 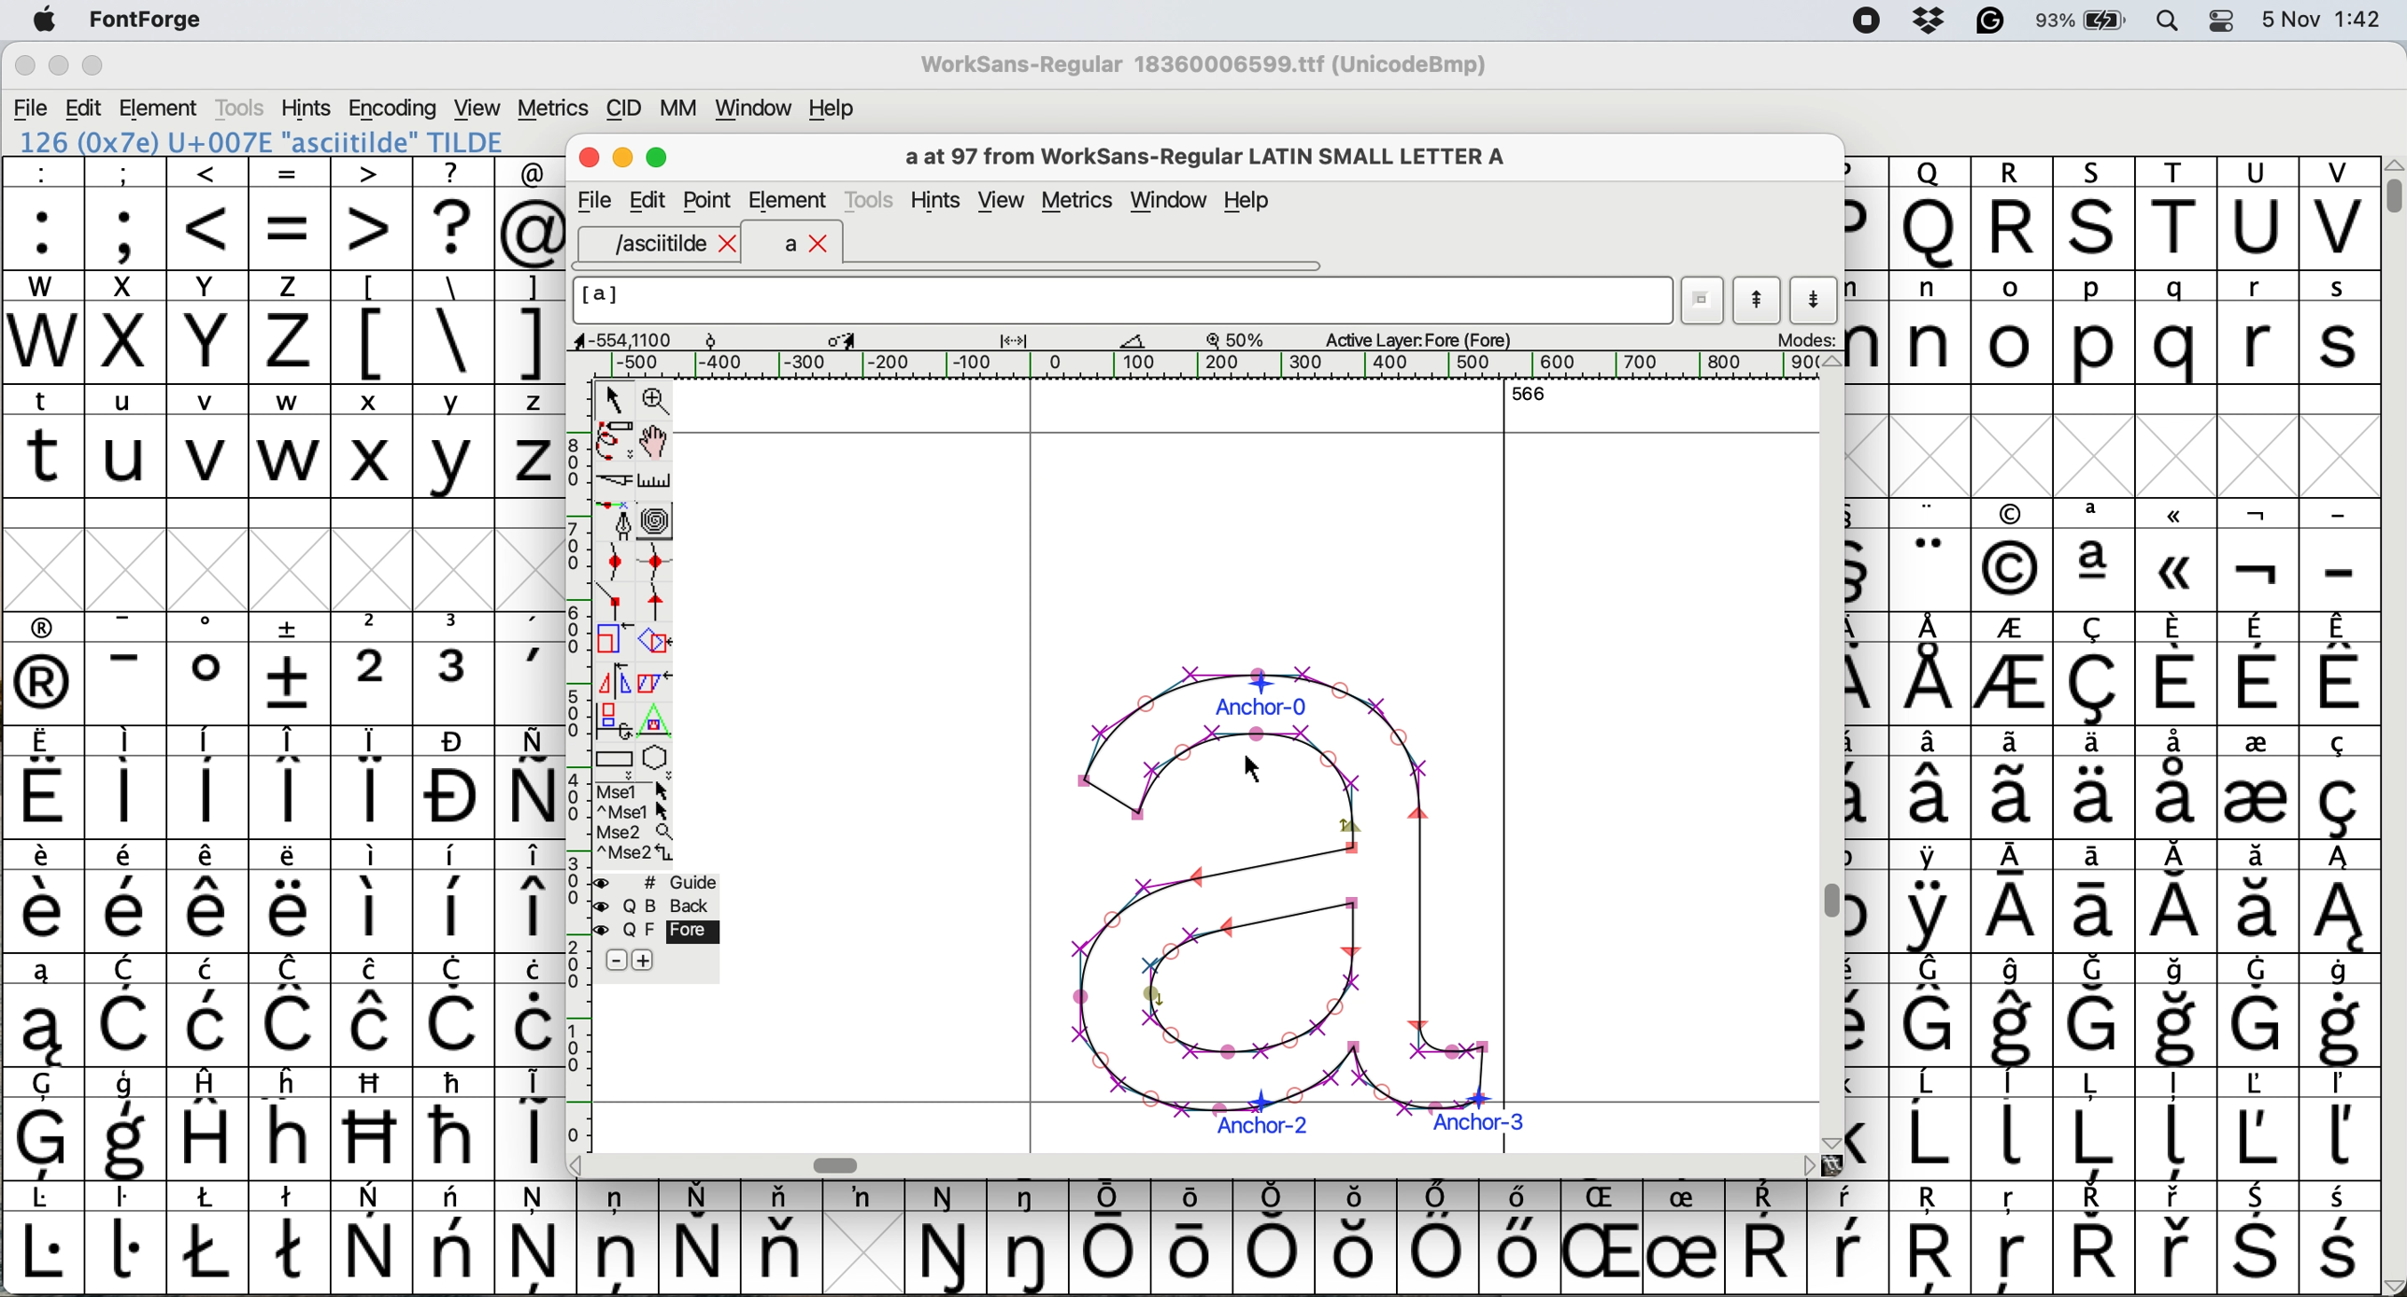 What do you see at coordinates (46, 328) in the screenshot?
I see `W` at bounding box center [46, 328].